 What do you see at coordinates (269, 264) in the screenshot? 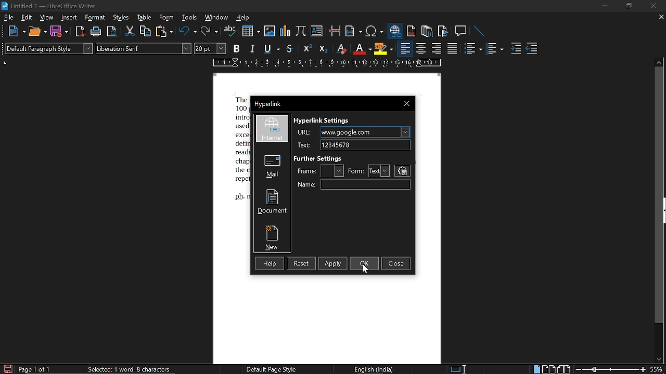
I see `help` at bounding box center [269, 264].